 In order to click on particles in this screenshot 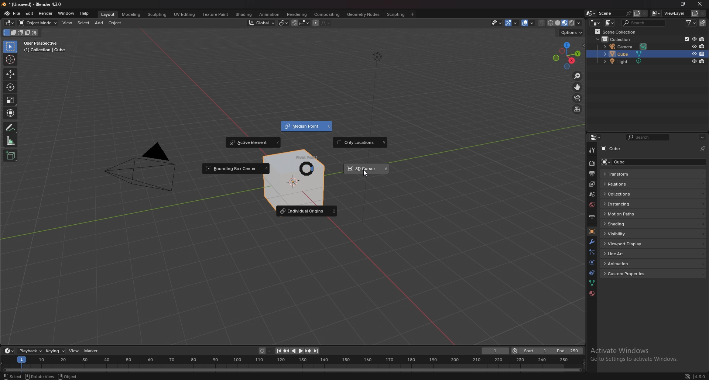, I will do `click(590, 252)`.